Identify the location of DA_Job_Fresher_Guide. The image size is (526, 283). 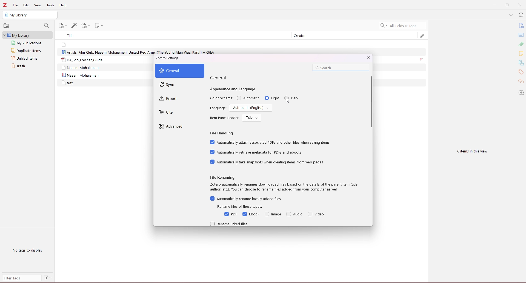
(82, 60).